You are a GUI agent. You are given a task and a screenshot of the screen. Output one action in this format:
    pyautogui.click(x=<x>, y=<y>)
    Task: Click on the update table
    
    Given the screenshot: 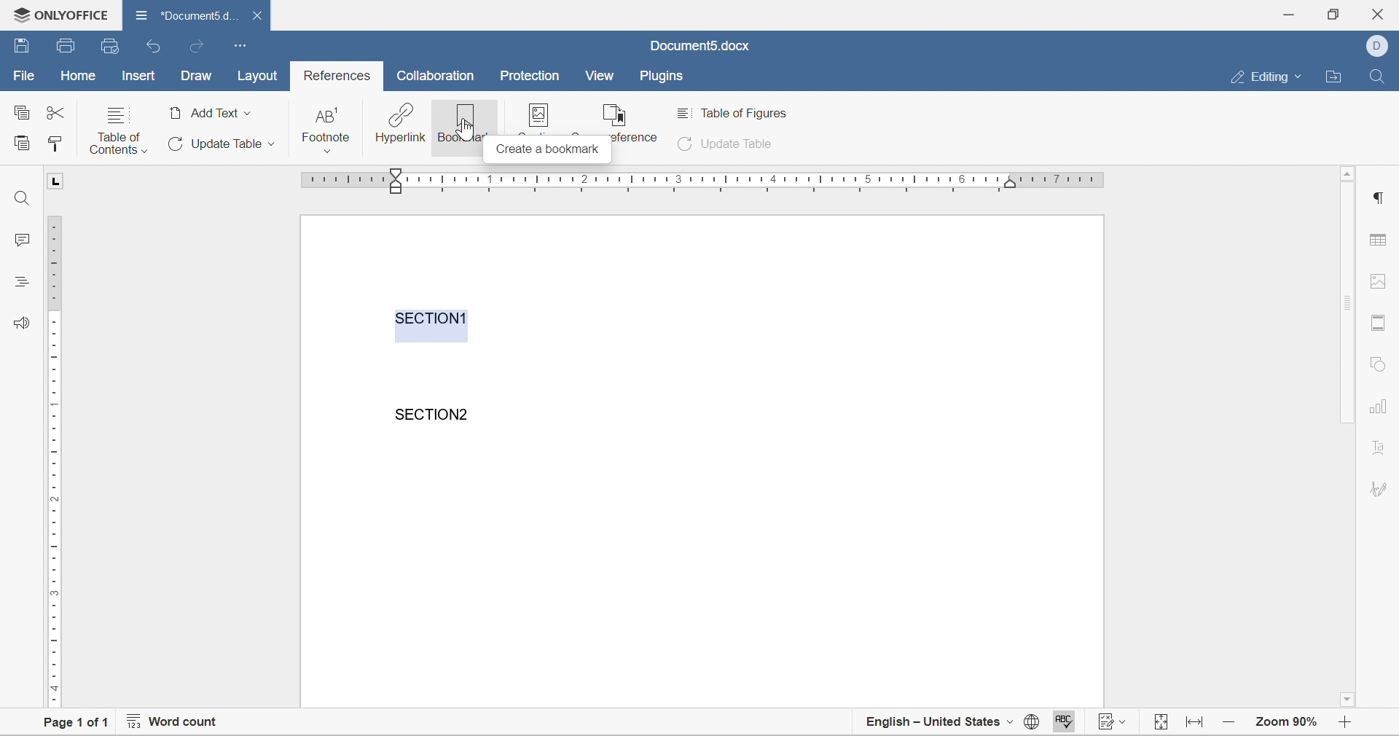 What is the action you would take?
    pyautogui.click(x=728, y=145)
    